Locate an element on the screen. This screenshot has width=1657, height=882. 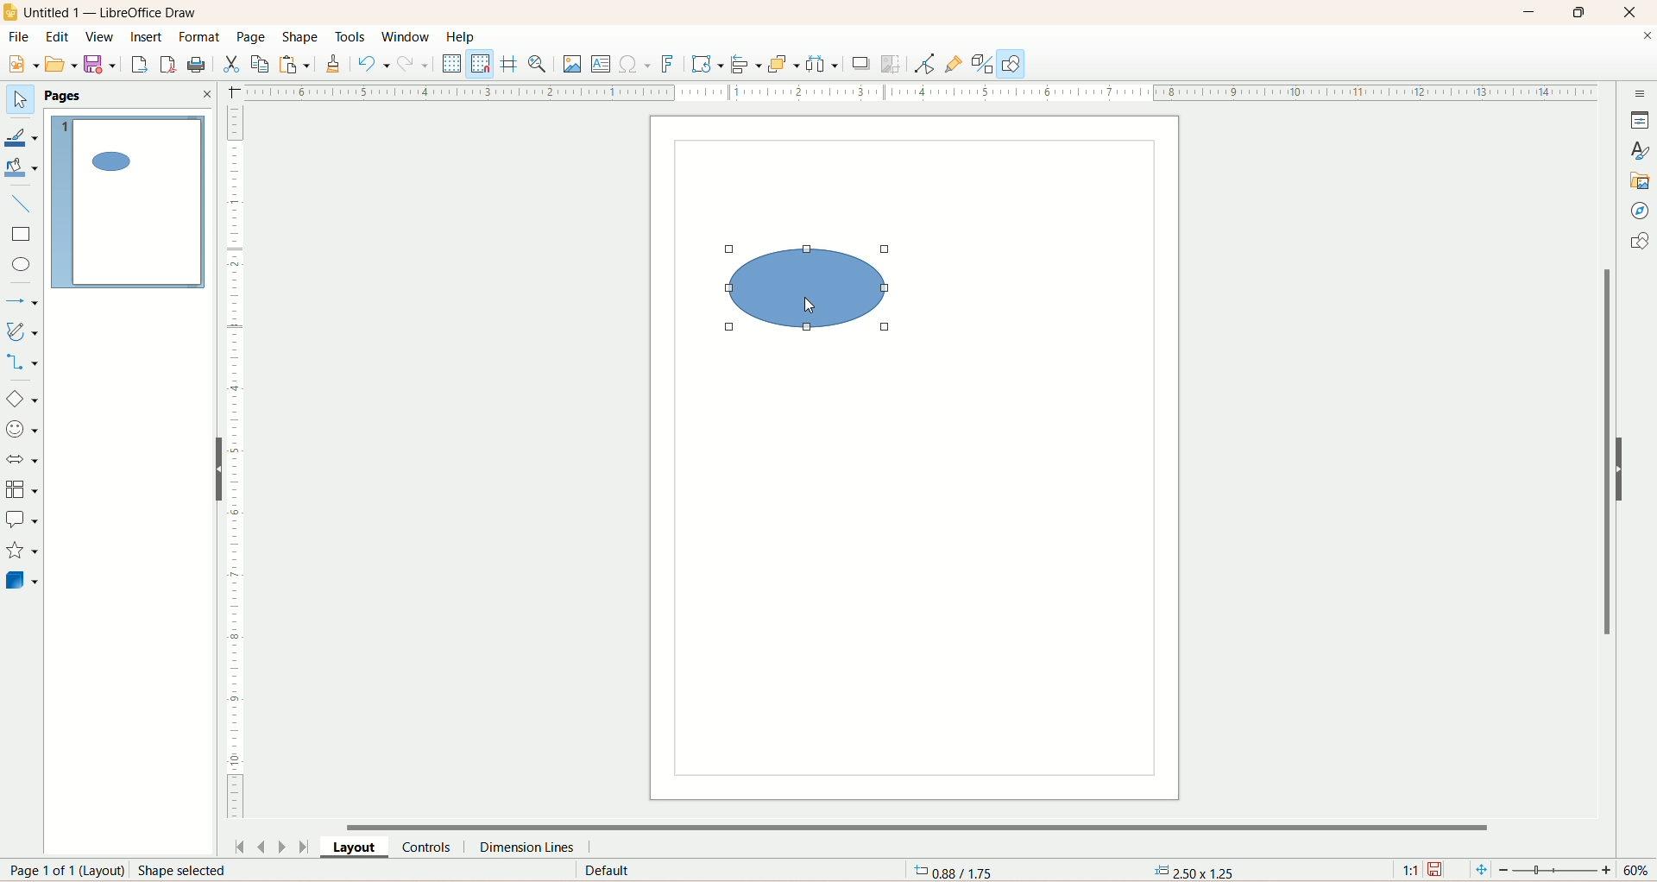
shape is located at coordinates (303, 36).